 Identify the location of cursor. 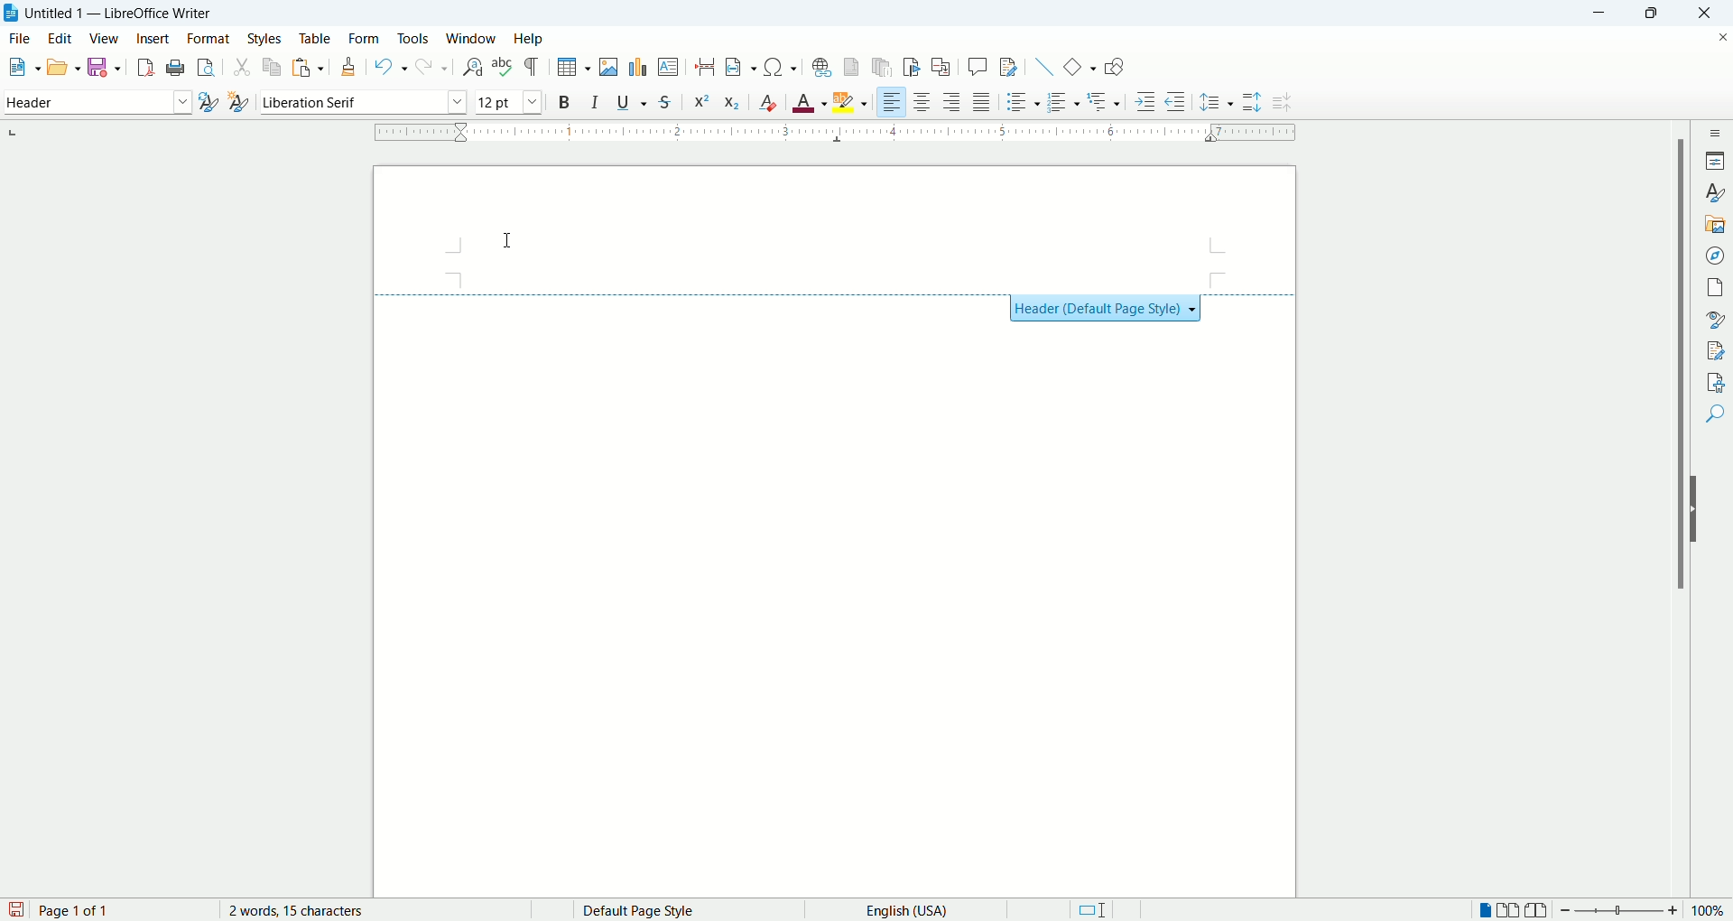
(504, 237).